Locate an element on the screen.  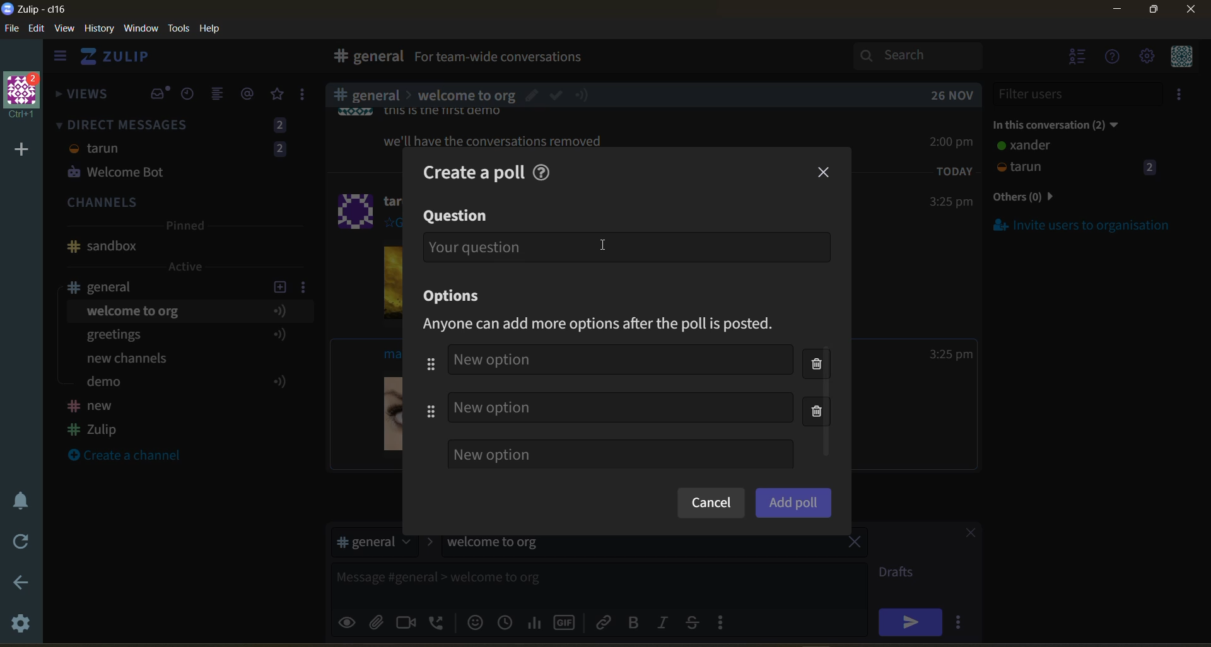
reload is located at coordinates (18, 542).